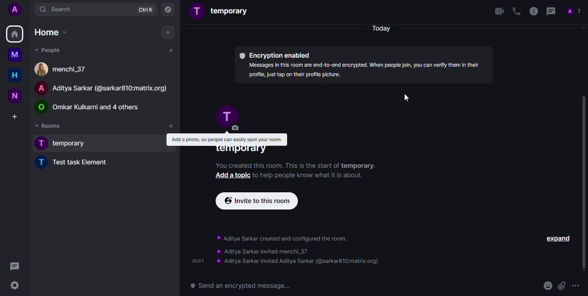  Describe the element at coordinates (15, 285) in the screenshot. I see `settings` at that location.